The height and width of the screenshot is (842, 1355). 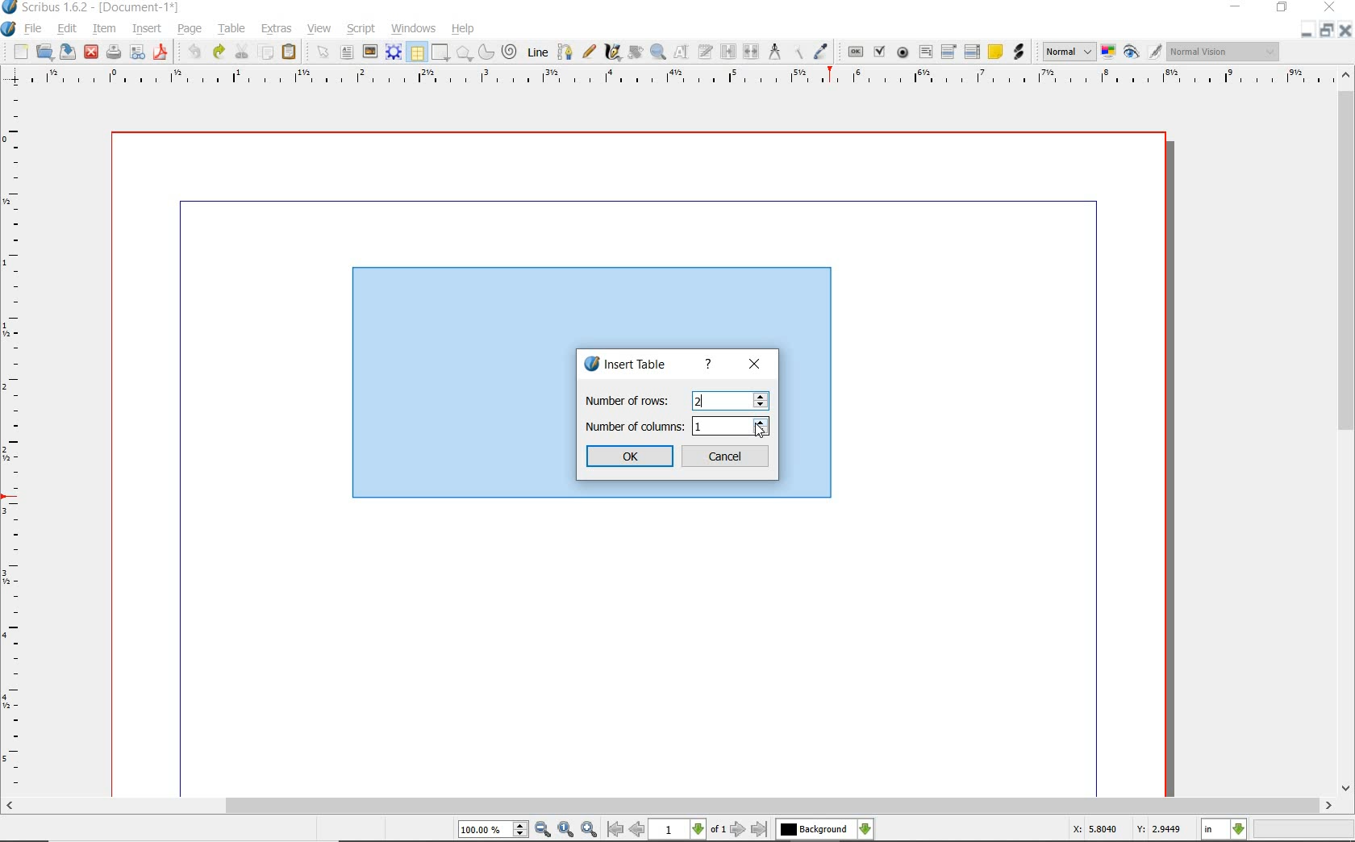 I want to click on open, so click(x=45, y=52).